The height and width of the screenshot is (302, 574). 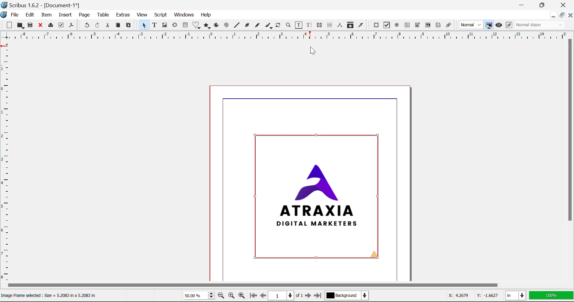 What do you see at coordinates (14, 15) in the screenshot?
I see `File` at bounding box center [14, 15].